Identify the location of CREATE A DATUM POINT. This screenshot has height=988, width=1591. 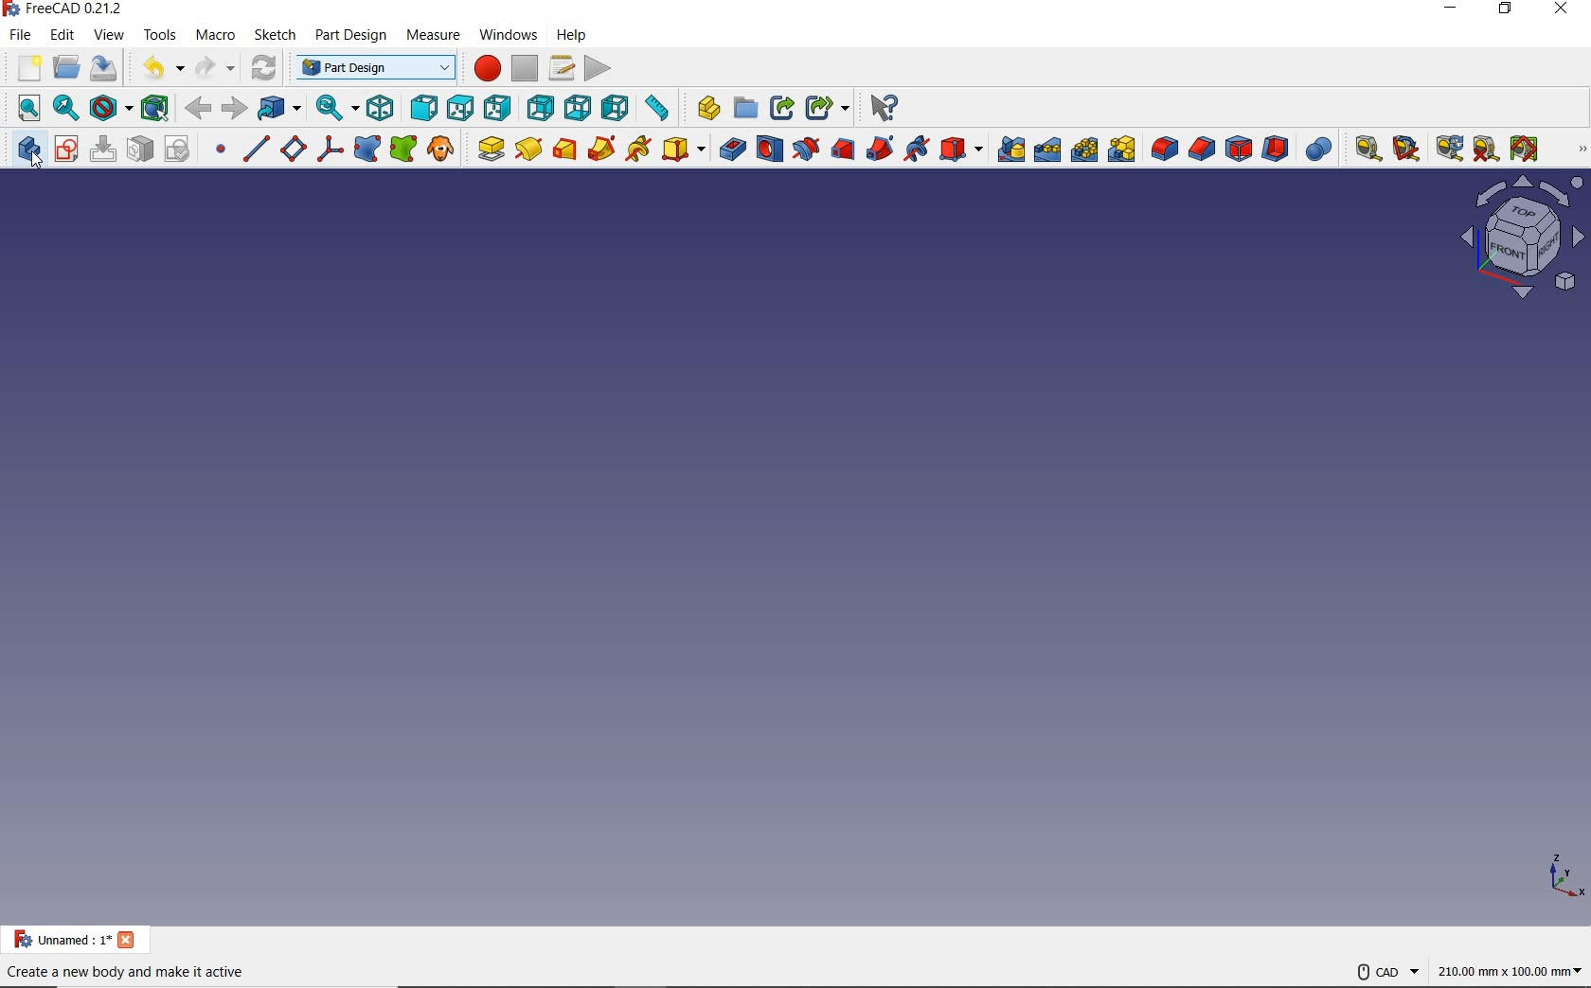
(222, 150).